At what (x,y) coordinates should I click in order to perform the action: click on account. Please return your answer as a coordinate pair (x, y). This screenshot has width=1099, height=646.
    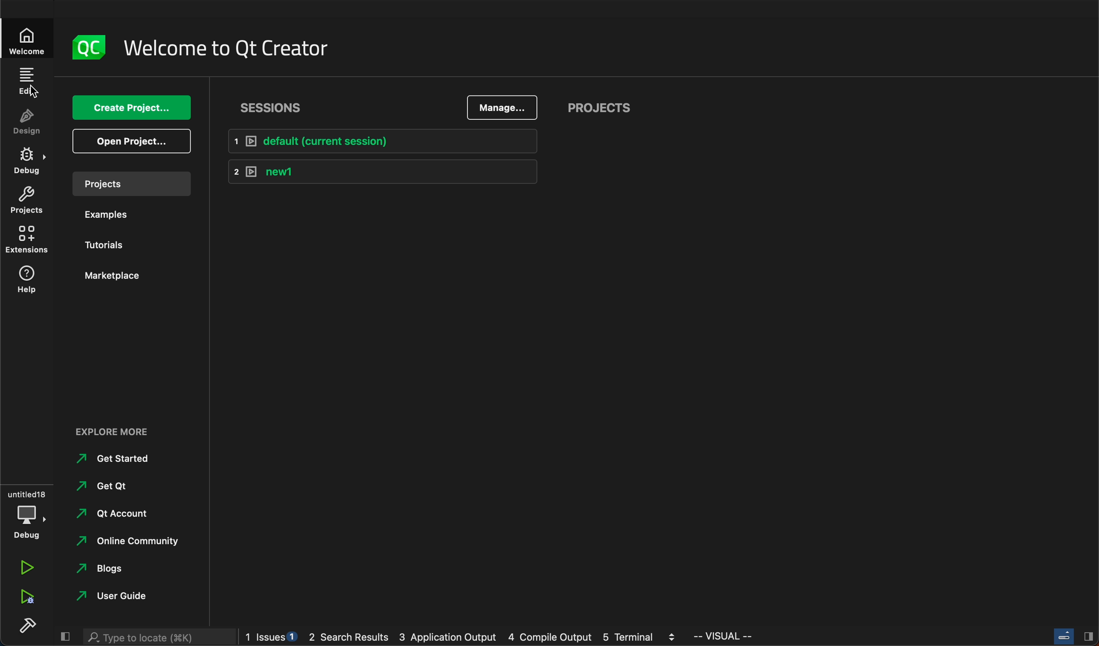
    Looking at the image, I should click on (114, 513).